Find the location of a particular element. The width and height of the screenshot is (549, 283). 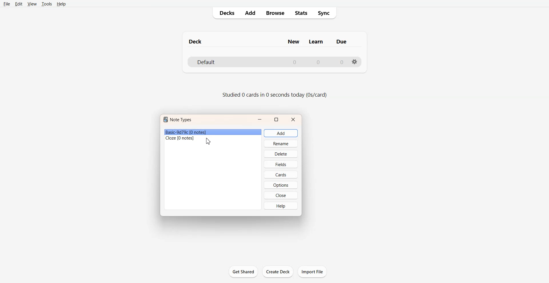

Create Deck is located at coordinates (278, 271).